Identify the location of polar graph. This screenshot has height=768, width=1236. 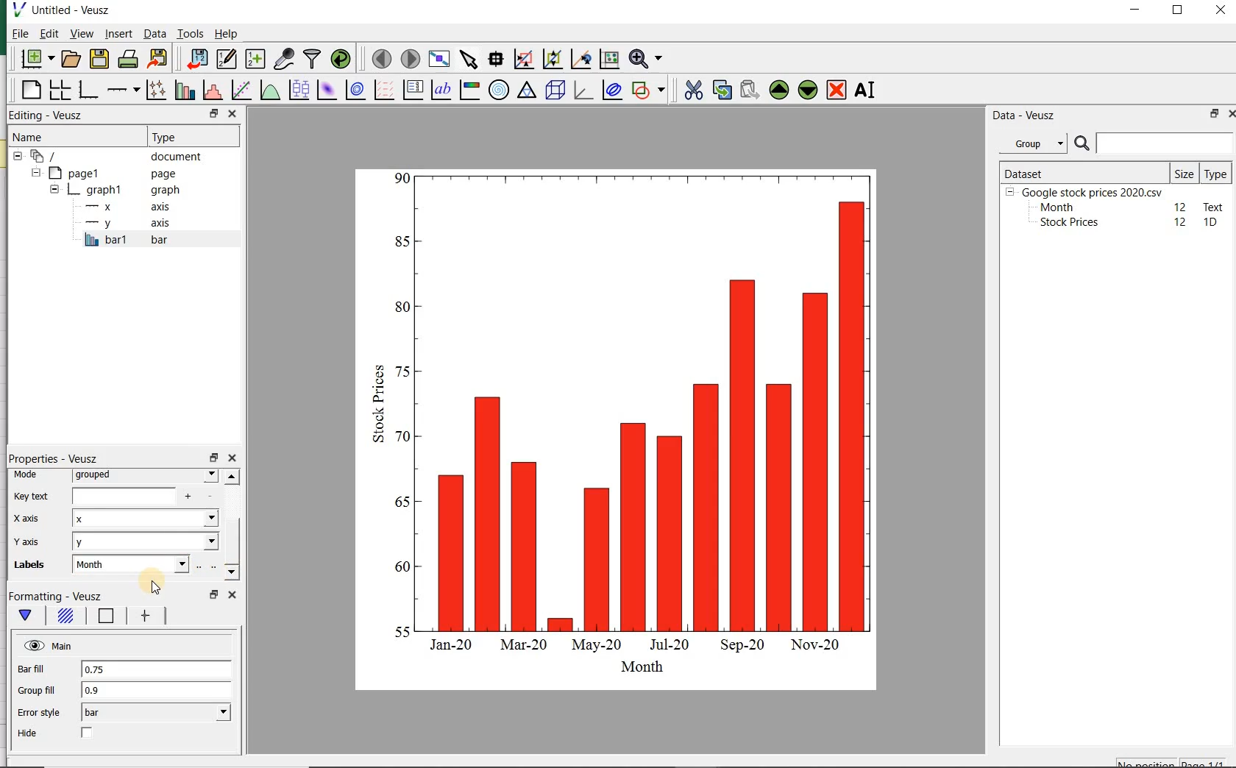
(498, 89).